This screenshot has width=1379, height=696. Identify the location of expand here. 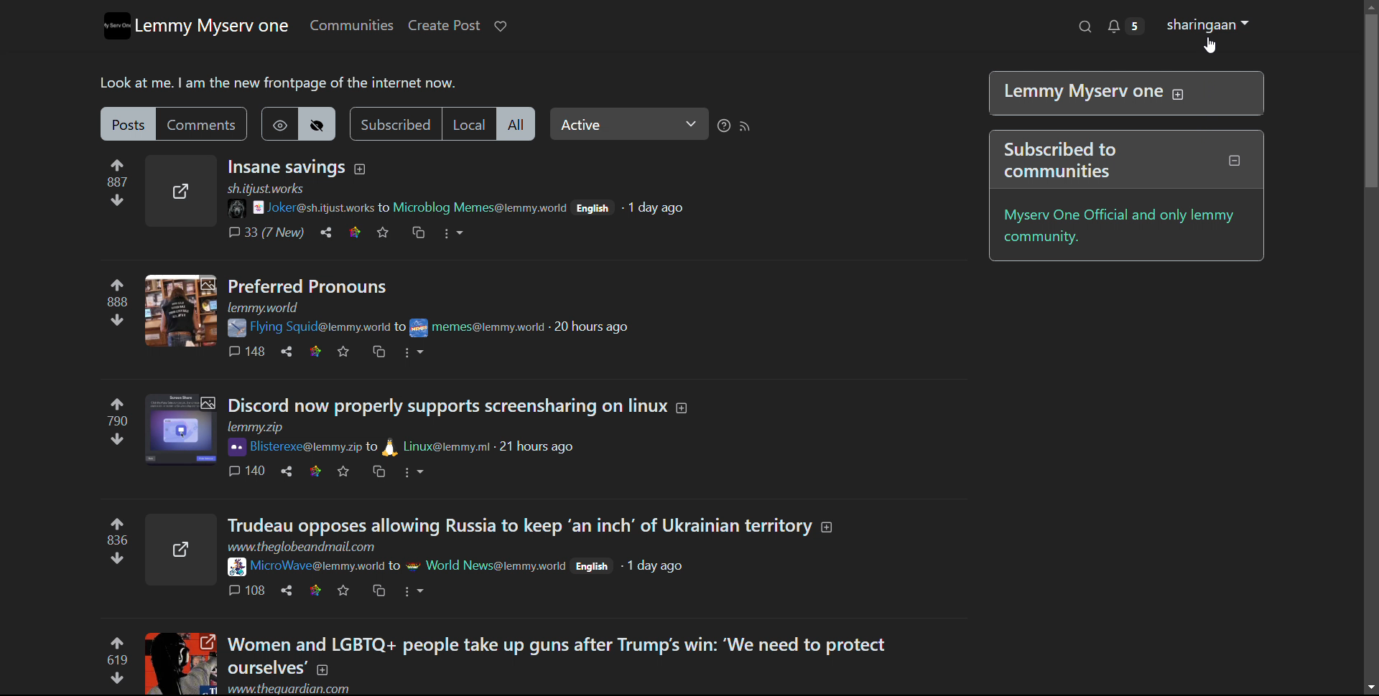
(179, 190).